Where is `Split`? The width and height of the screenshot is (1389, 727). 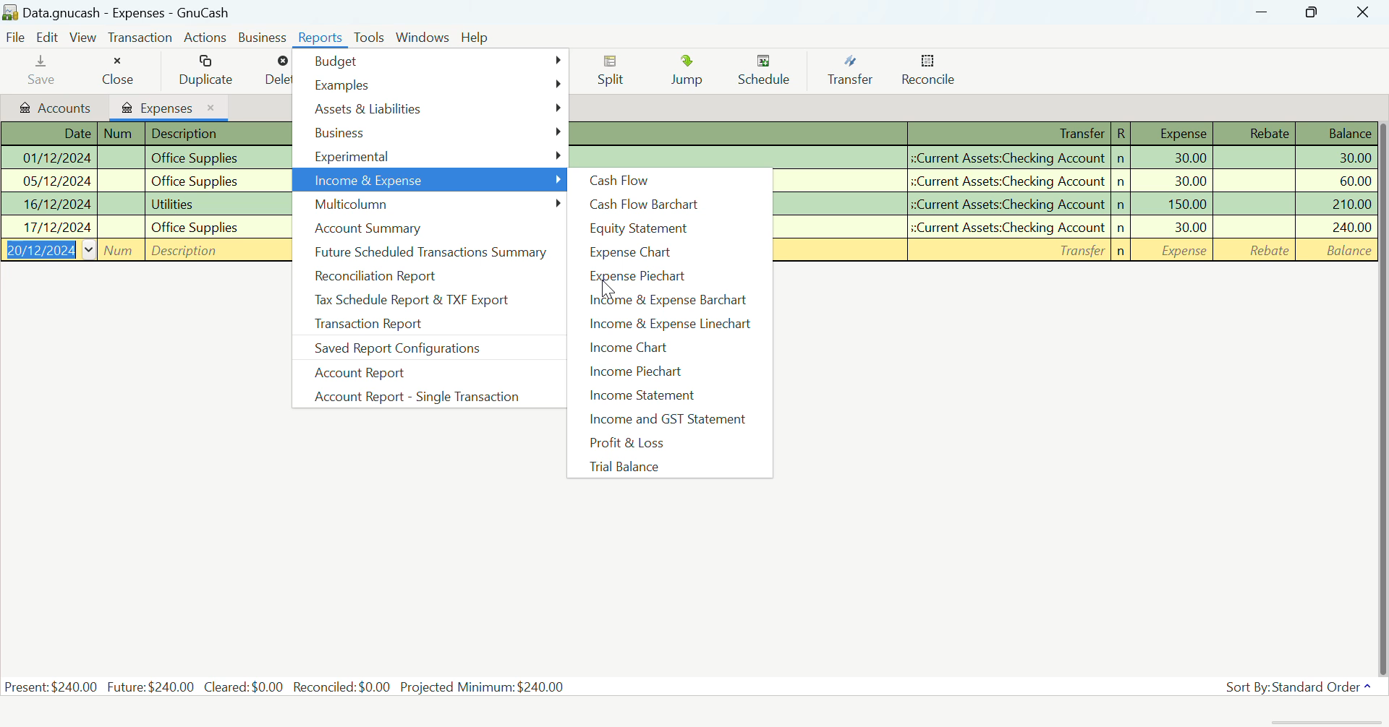 Split is located at coordinates (613, 72).